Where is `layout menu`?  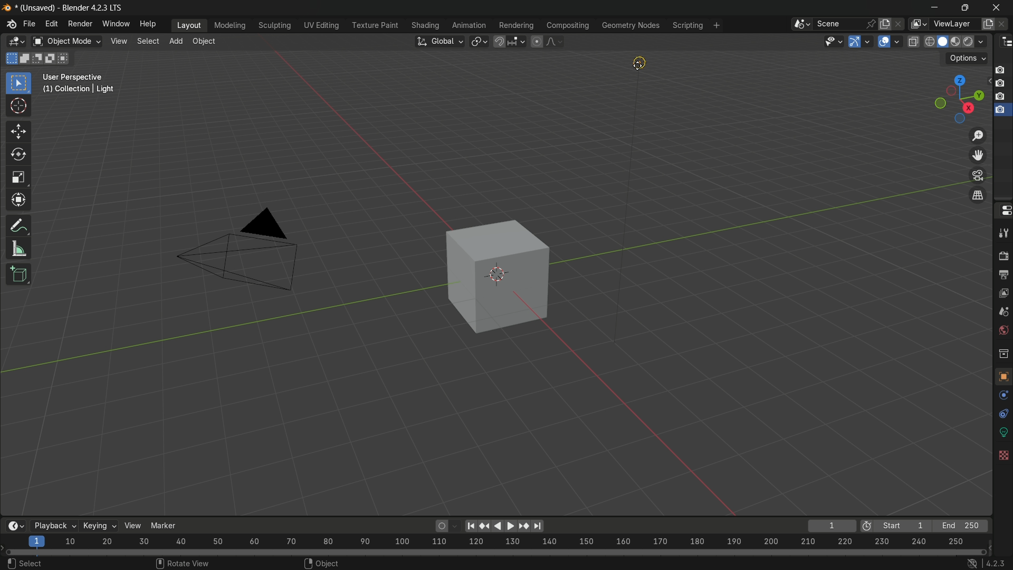 layout menu is located at coordinates (187, 25).